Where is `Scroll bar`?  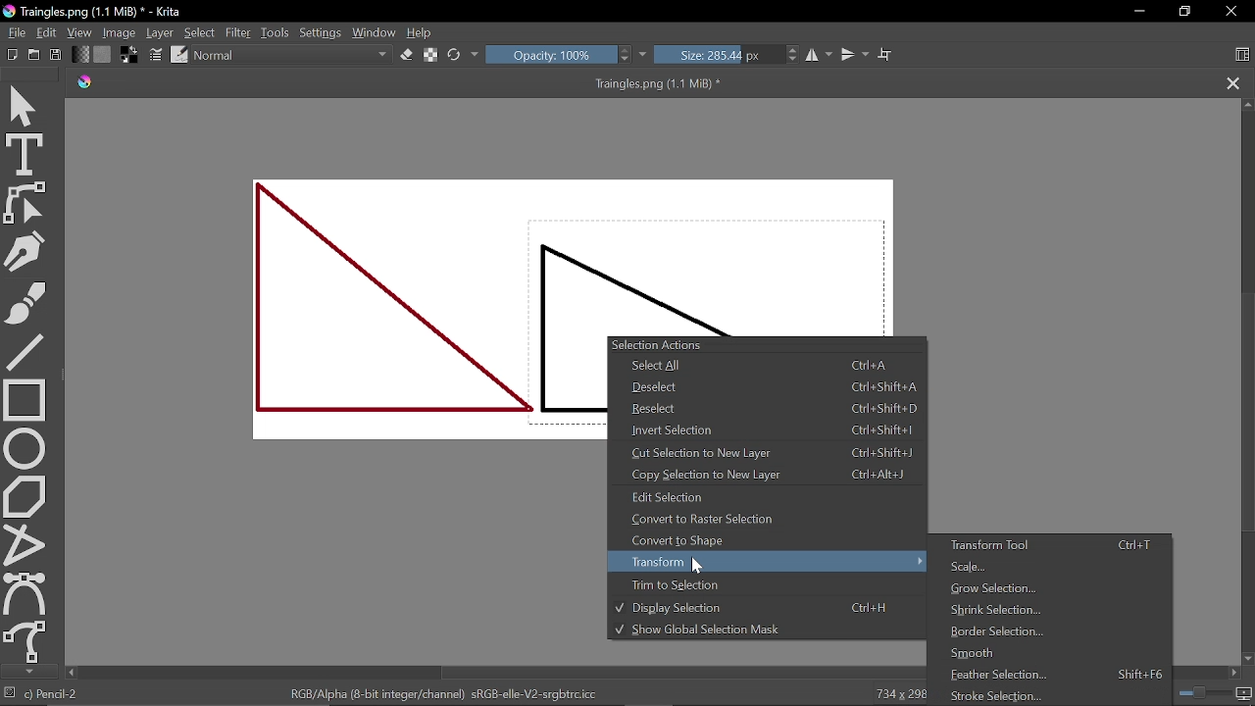
Scroll bar is located at coordinates (486, 673).